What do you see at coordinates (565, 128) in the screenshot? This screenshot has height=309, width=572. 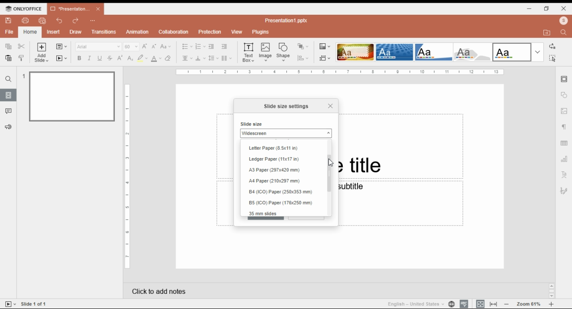 I see `paragraph settings` at bounding box center [565, 128].